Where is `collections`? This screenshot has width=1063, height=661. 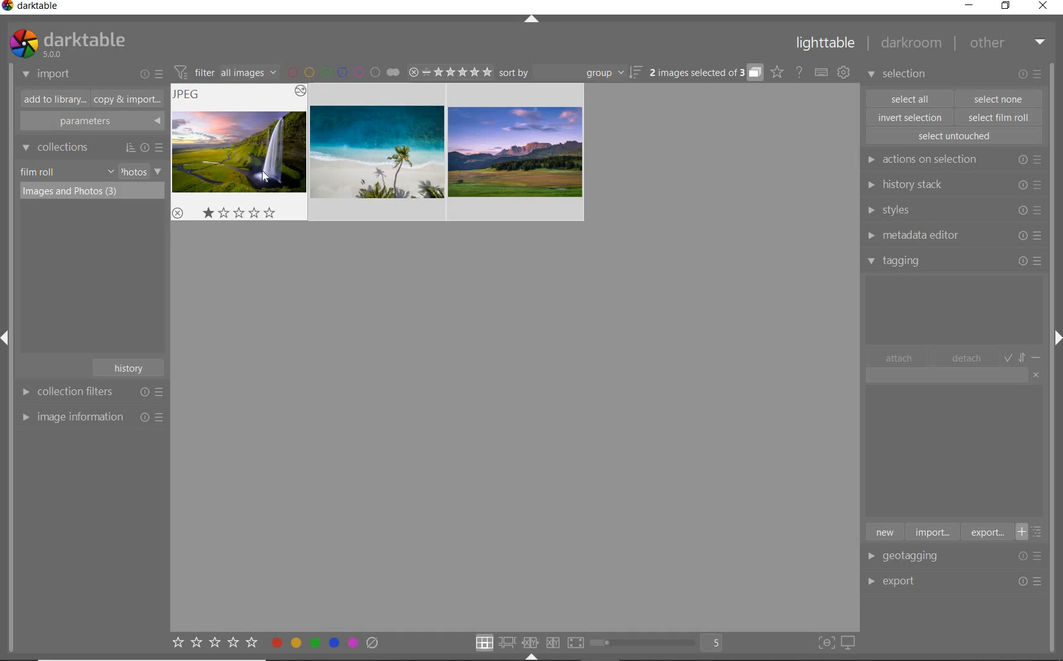 collections is located at coordinates (90, 148).